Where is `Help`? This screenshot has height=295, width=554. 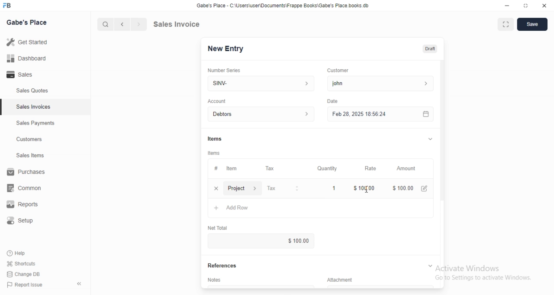 Help is located at coordinates (25, 253).